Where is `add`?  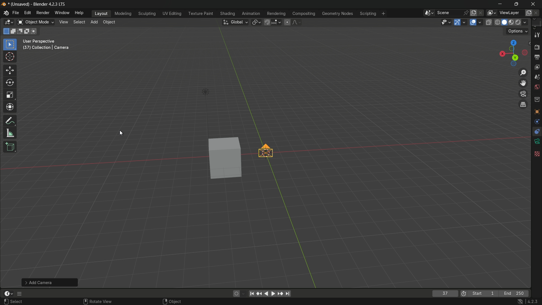
add is located at coordinates (94, 22).